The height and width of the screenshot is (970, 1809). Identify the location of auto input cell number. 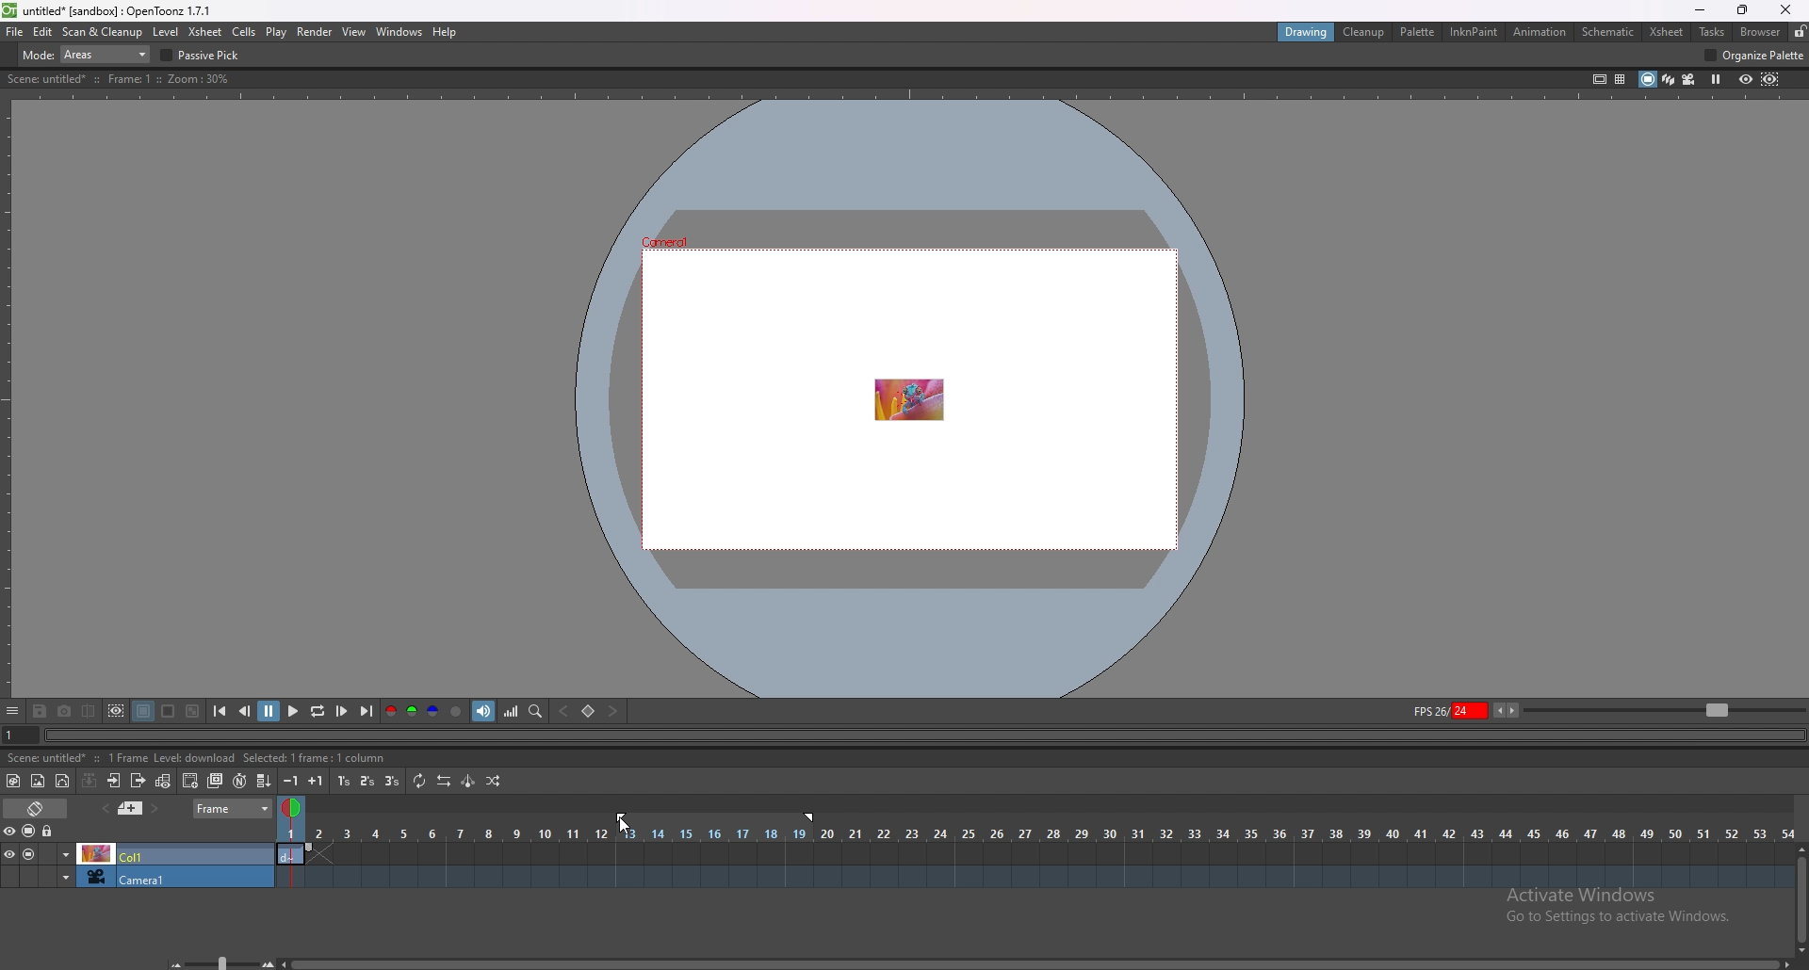
(239, 781).